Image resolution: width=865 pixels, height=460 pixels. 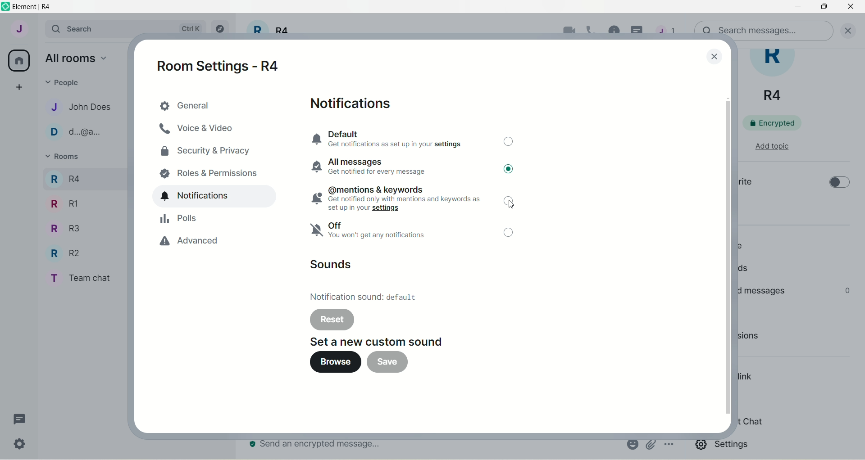 What do you see at coordinates (356, 104) in the screenshot?
I see `notifications` at bounding box center [356, 104].